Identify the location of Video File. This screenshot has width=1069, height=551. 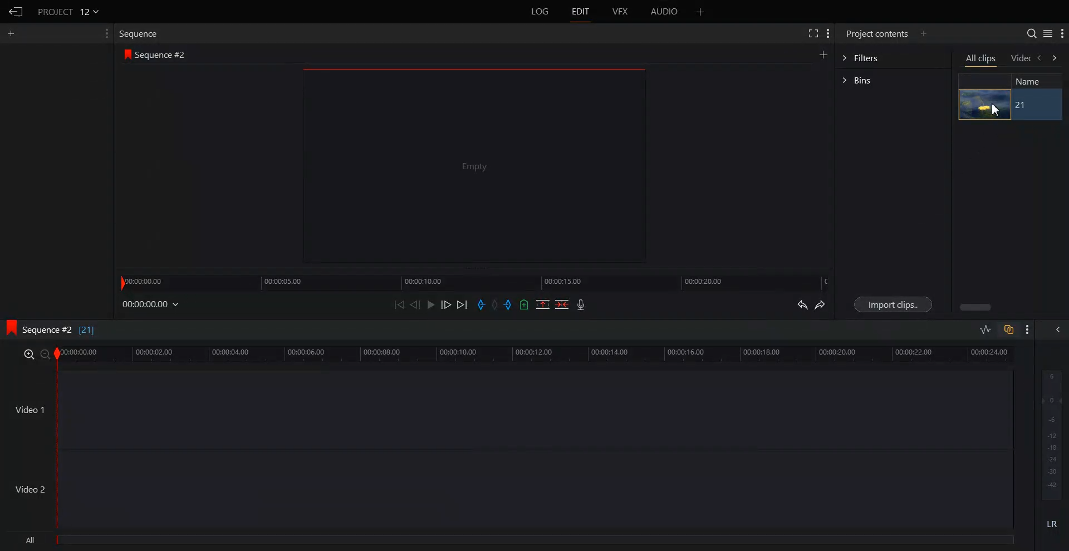
(985, 105).